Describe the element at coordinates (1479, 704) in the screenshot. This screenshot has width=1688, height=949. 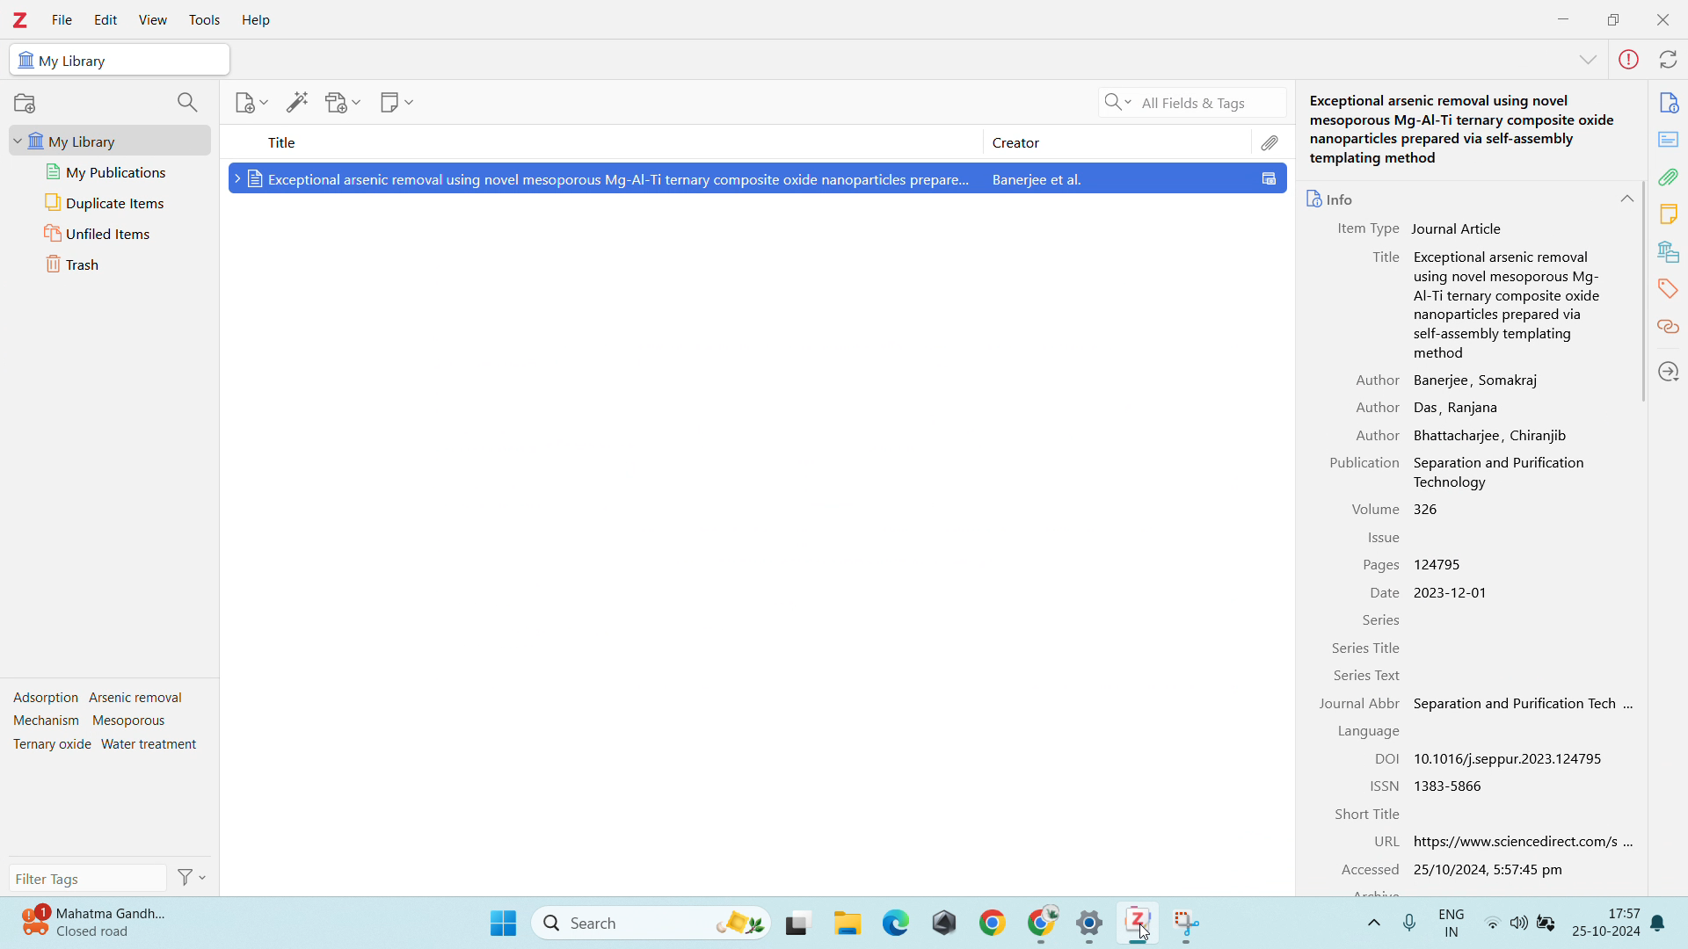
I see `Journal Abbr Separation and Purification Tech ...` at that location.